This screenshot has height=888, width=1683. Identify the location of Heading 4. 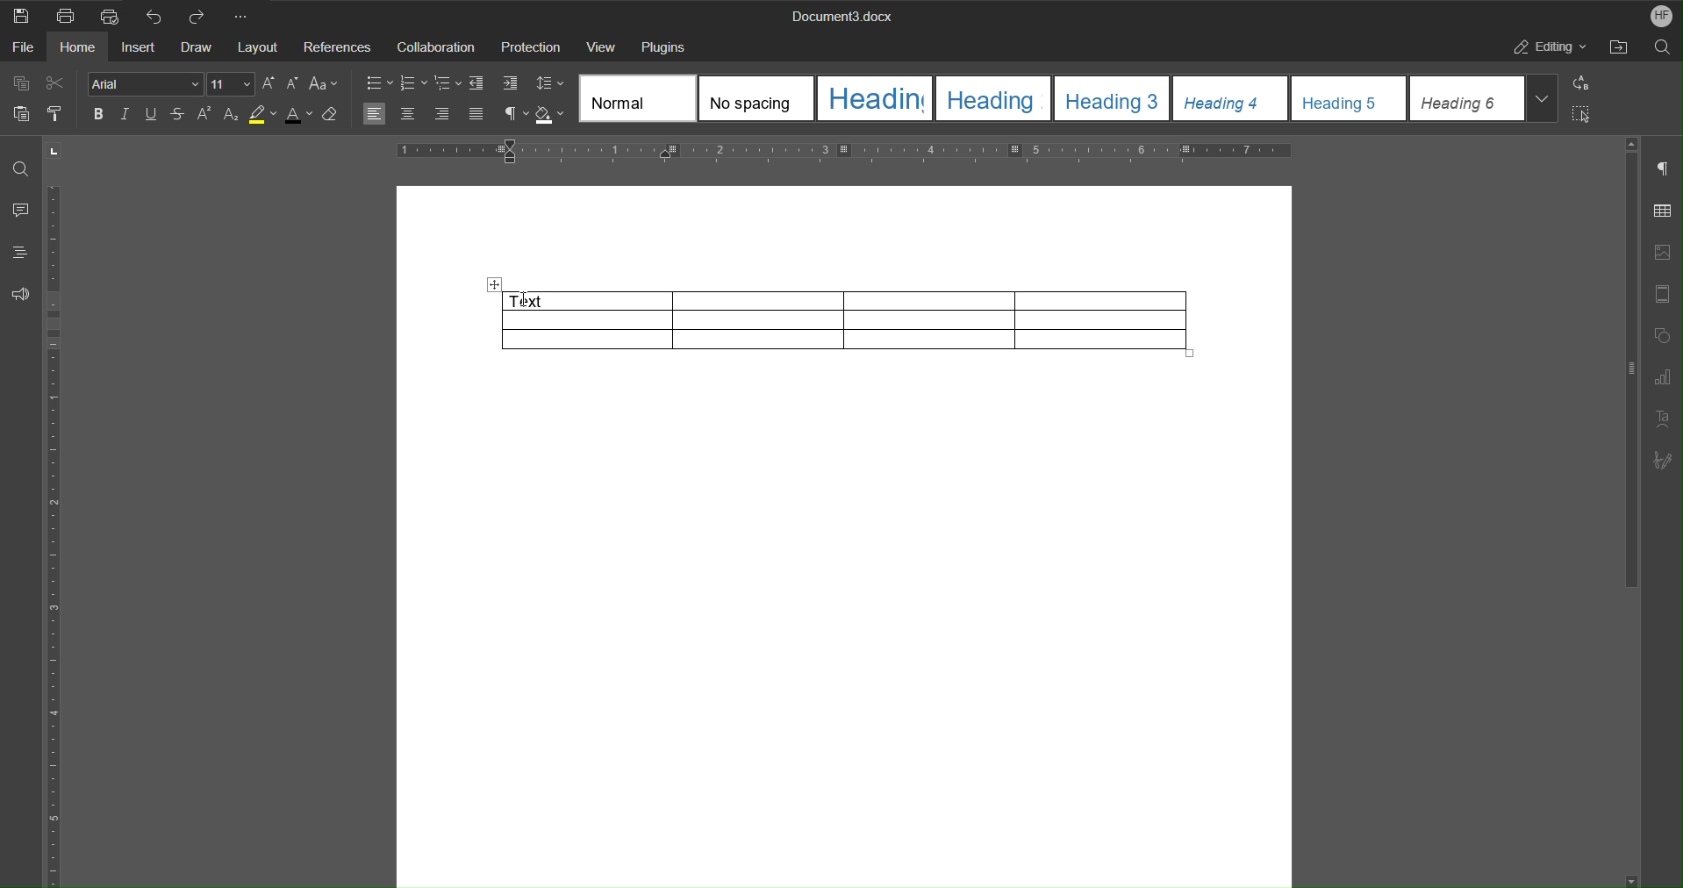
(1230, 98).